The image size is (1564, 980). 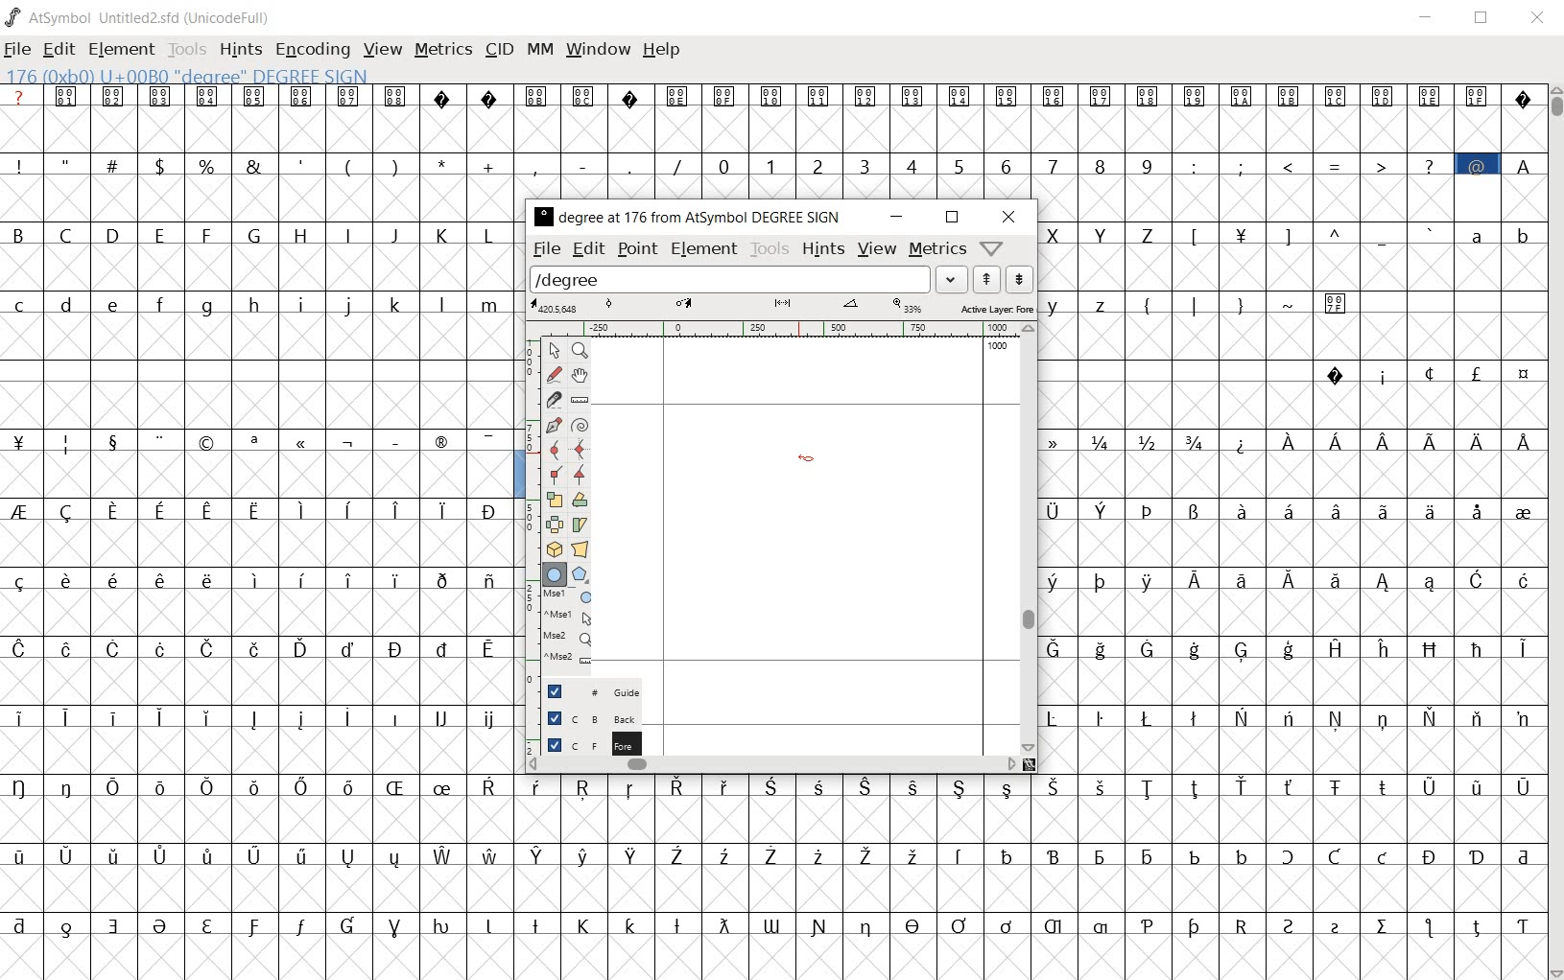 I want to click on encoding, so click(x=313, y=49).